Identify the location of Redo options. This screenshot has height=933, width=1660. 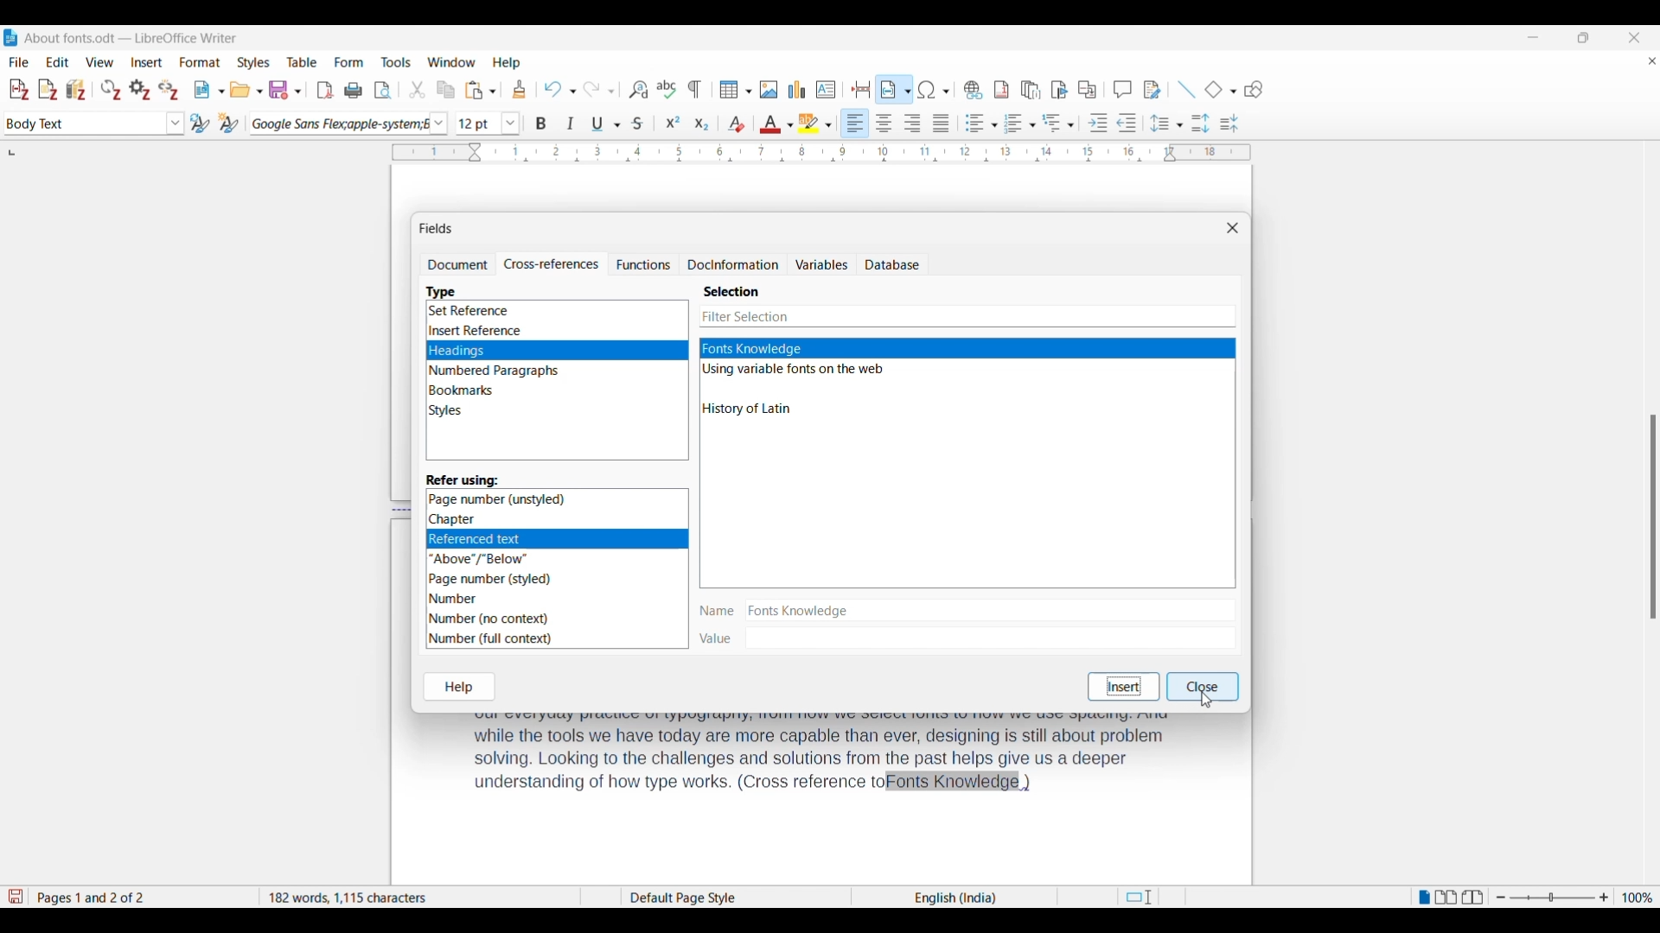
(598, 90).